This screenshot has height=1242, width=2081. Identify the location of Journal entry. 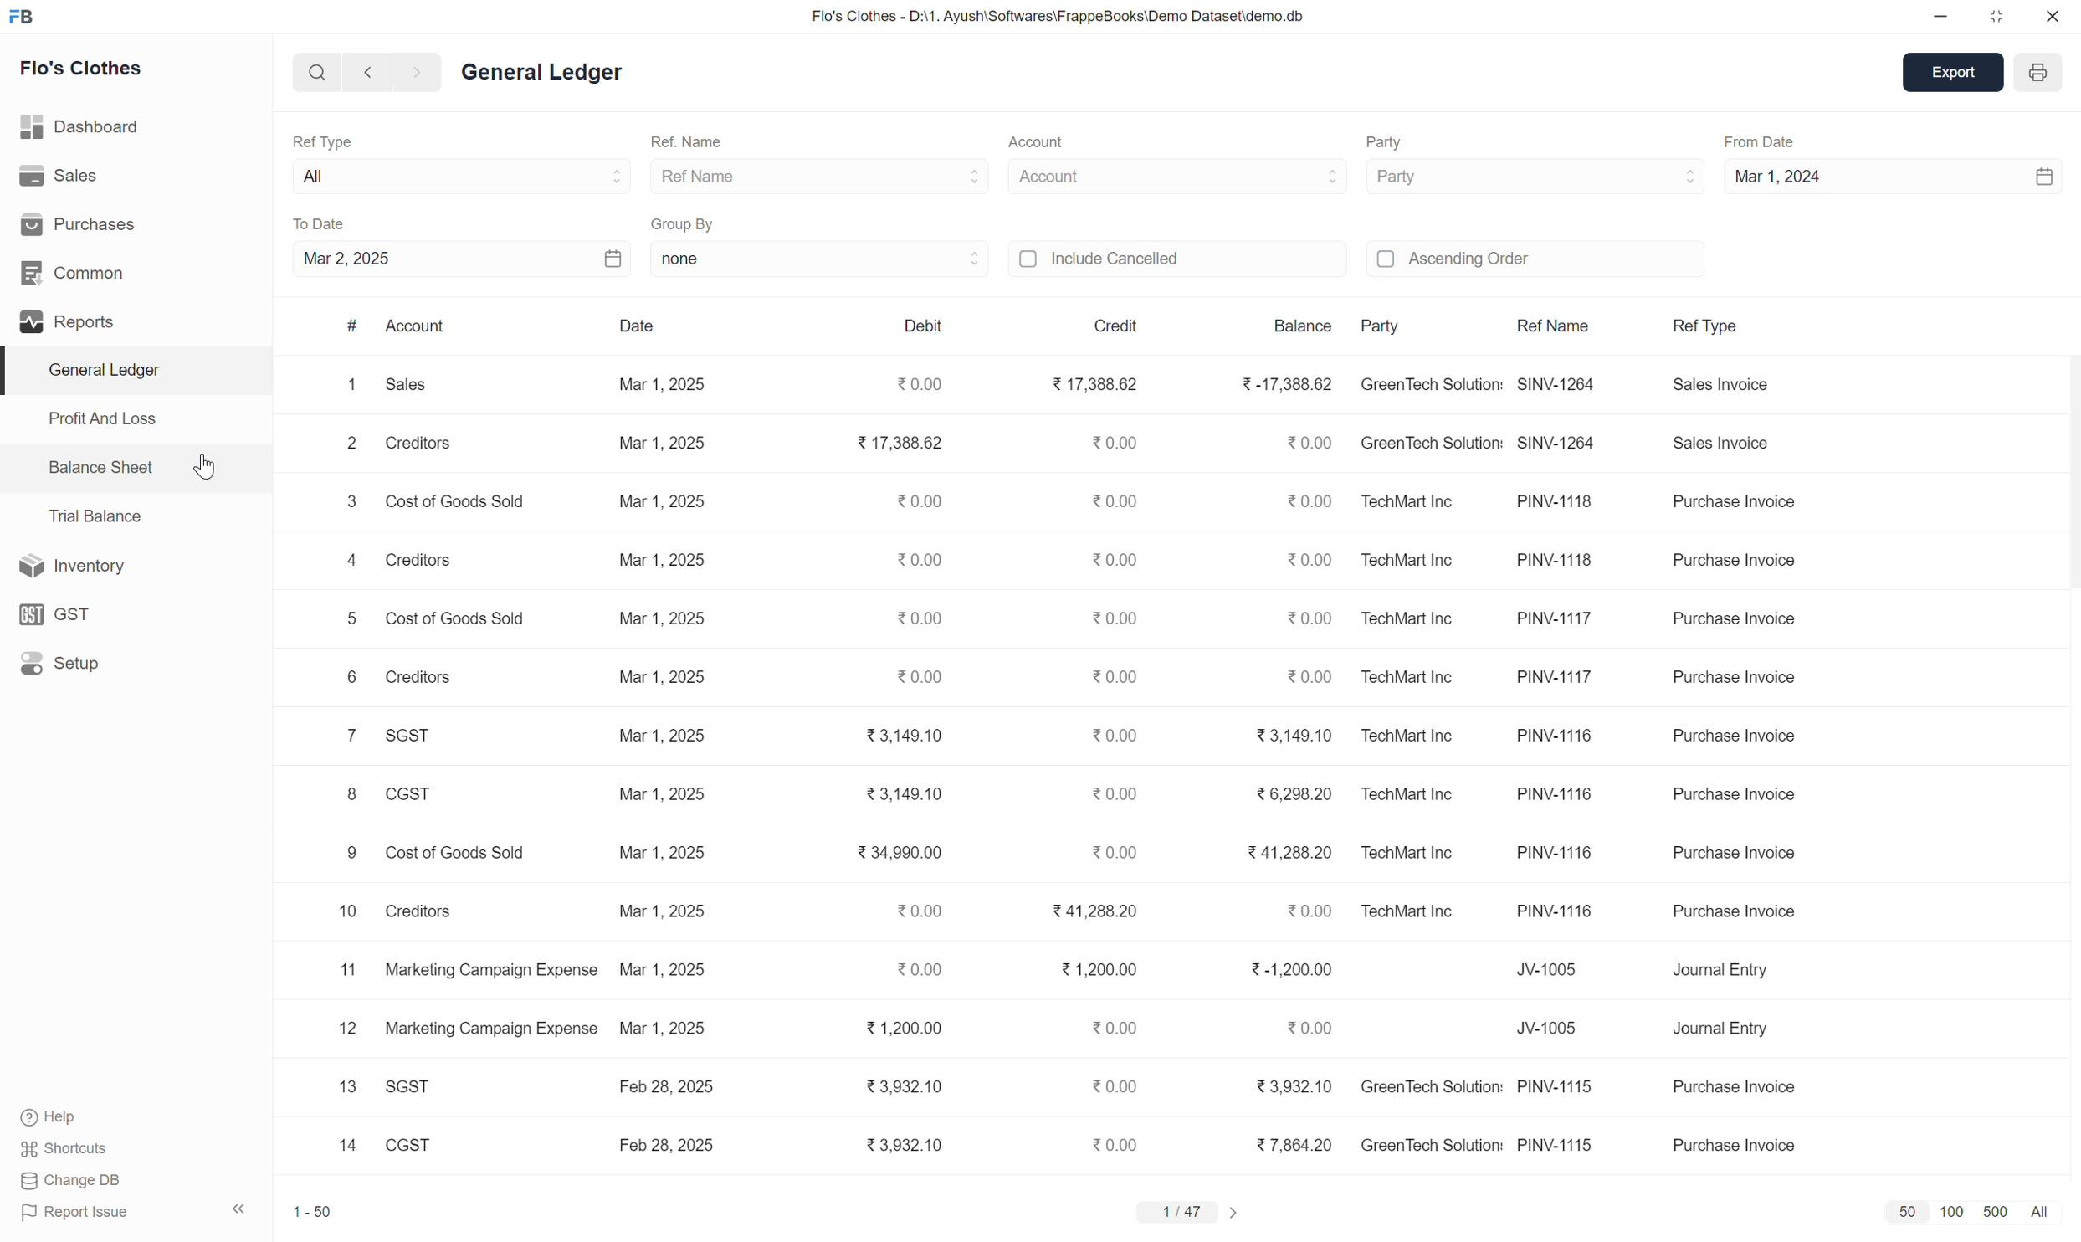
(1720, 973).